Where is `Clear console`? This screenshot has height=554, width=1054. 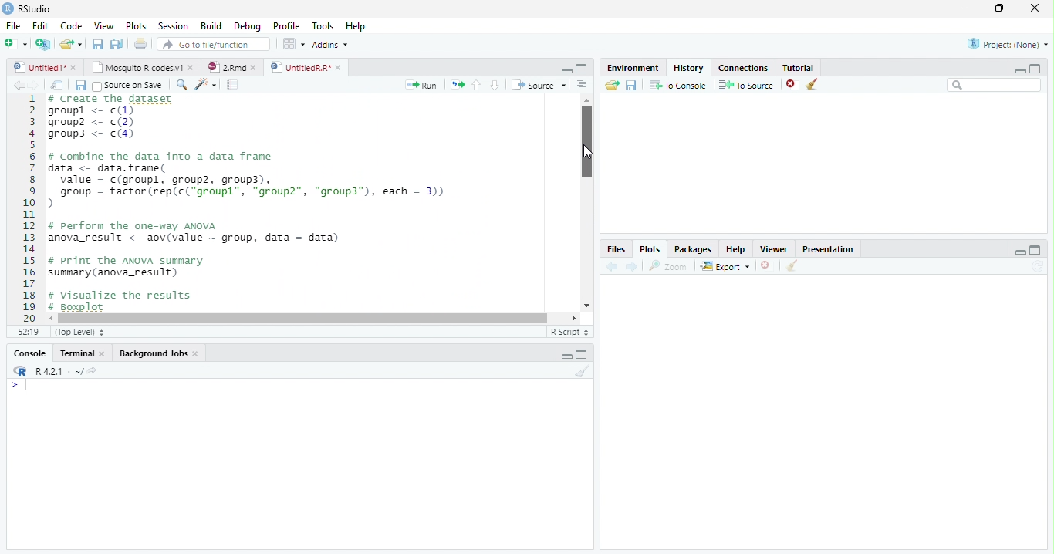 Clear console is located at coordinates (586, 373).